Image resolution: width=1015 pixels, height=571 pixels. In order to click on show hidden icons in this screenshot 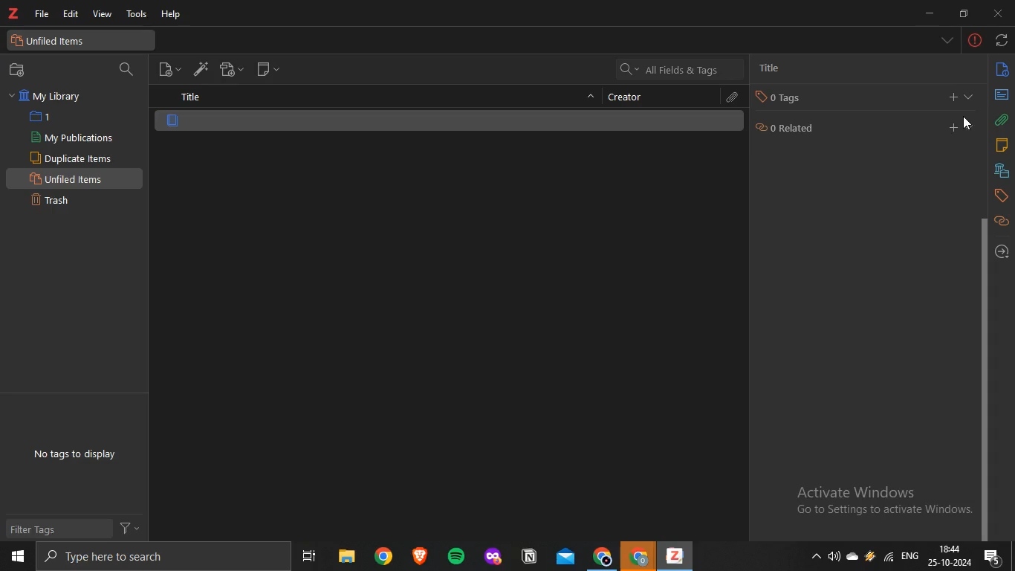, I will do `click(812, 556)`.